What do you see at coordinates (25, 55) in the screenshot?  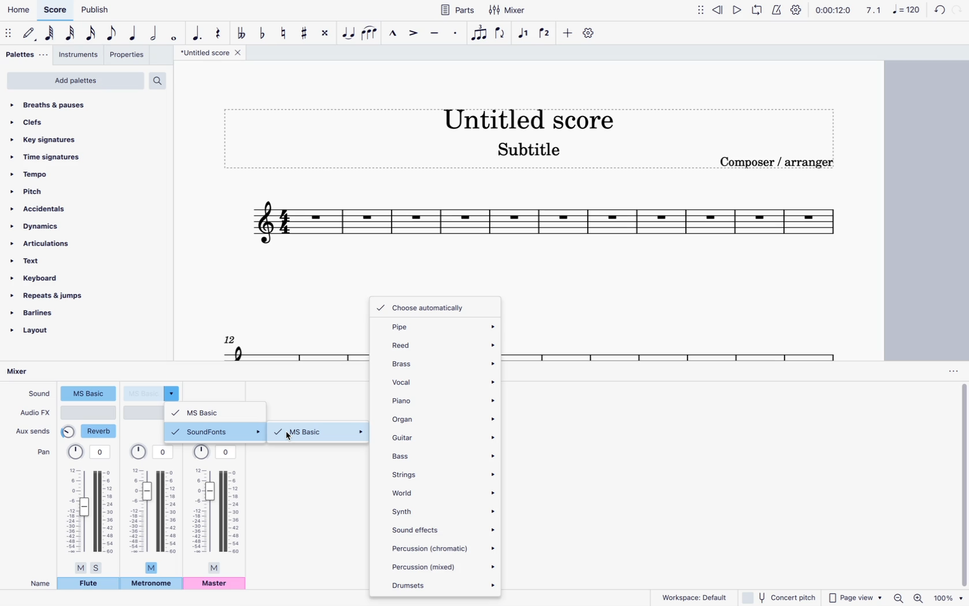 I see `palettes` at bounding box center [25, 55].